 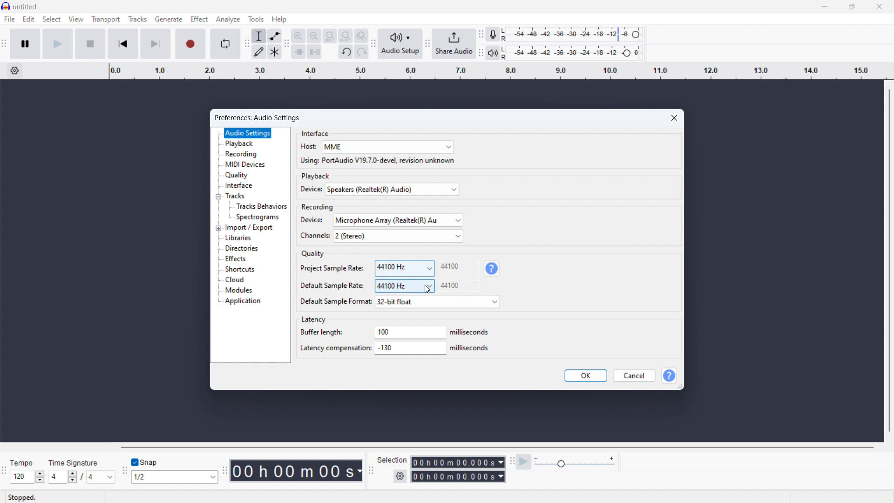 I want to click on milliseconds, so click(x=471, y=333).